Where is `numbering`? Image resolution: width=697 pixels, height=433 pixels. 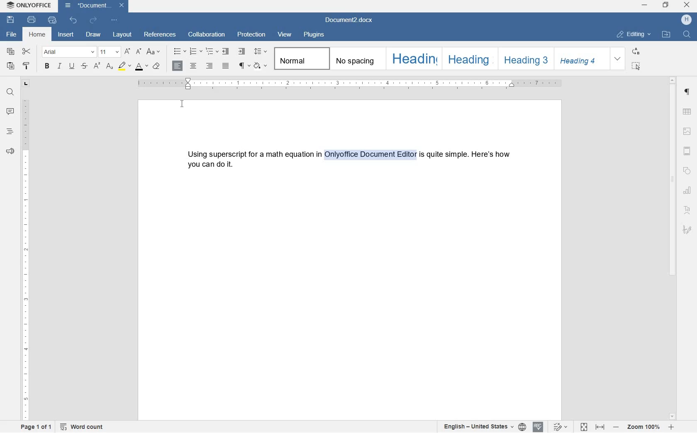
numbering is located at coordinates (195, 51).